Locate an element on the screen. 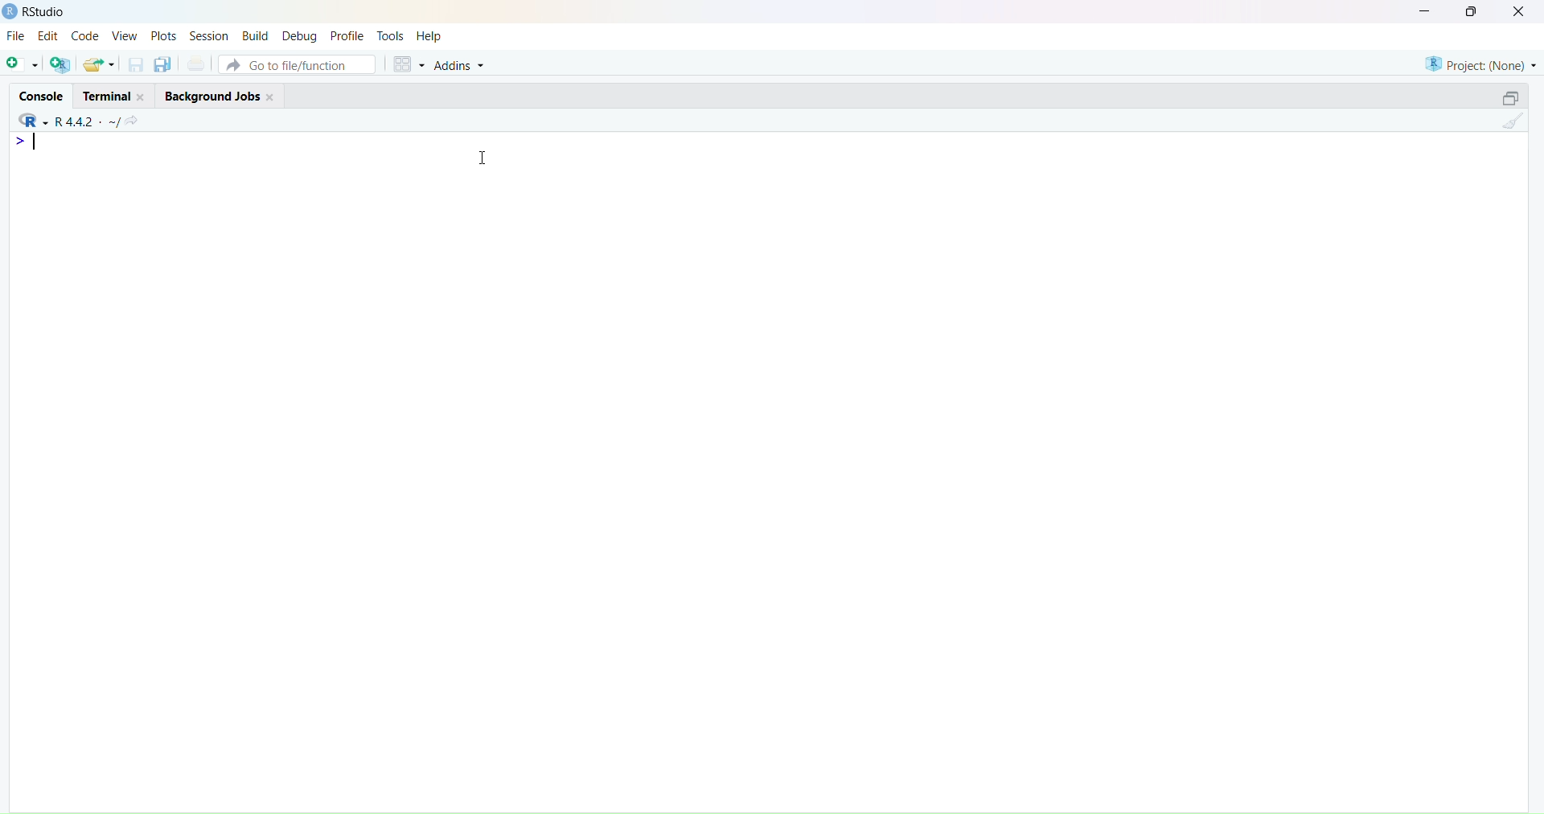 This screenshot has height=814, width=1544. edit is located at coordinates (50, 35).